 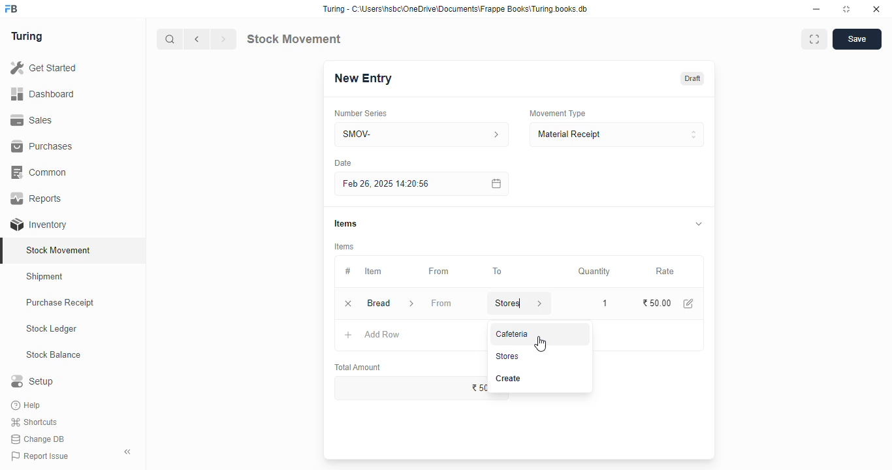 I want to click on purchases, so click(x=42, y=146).